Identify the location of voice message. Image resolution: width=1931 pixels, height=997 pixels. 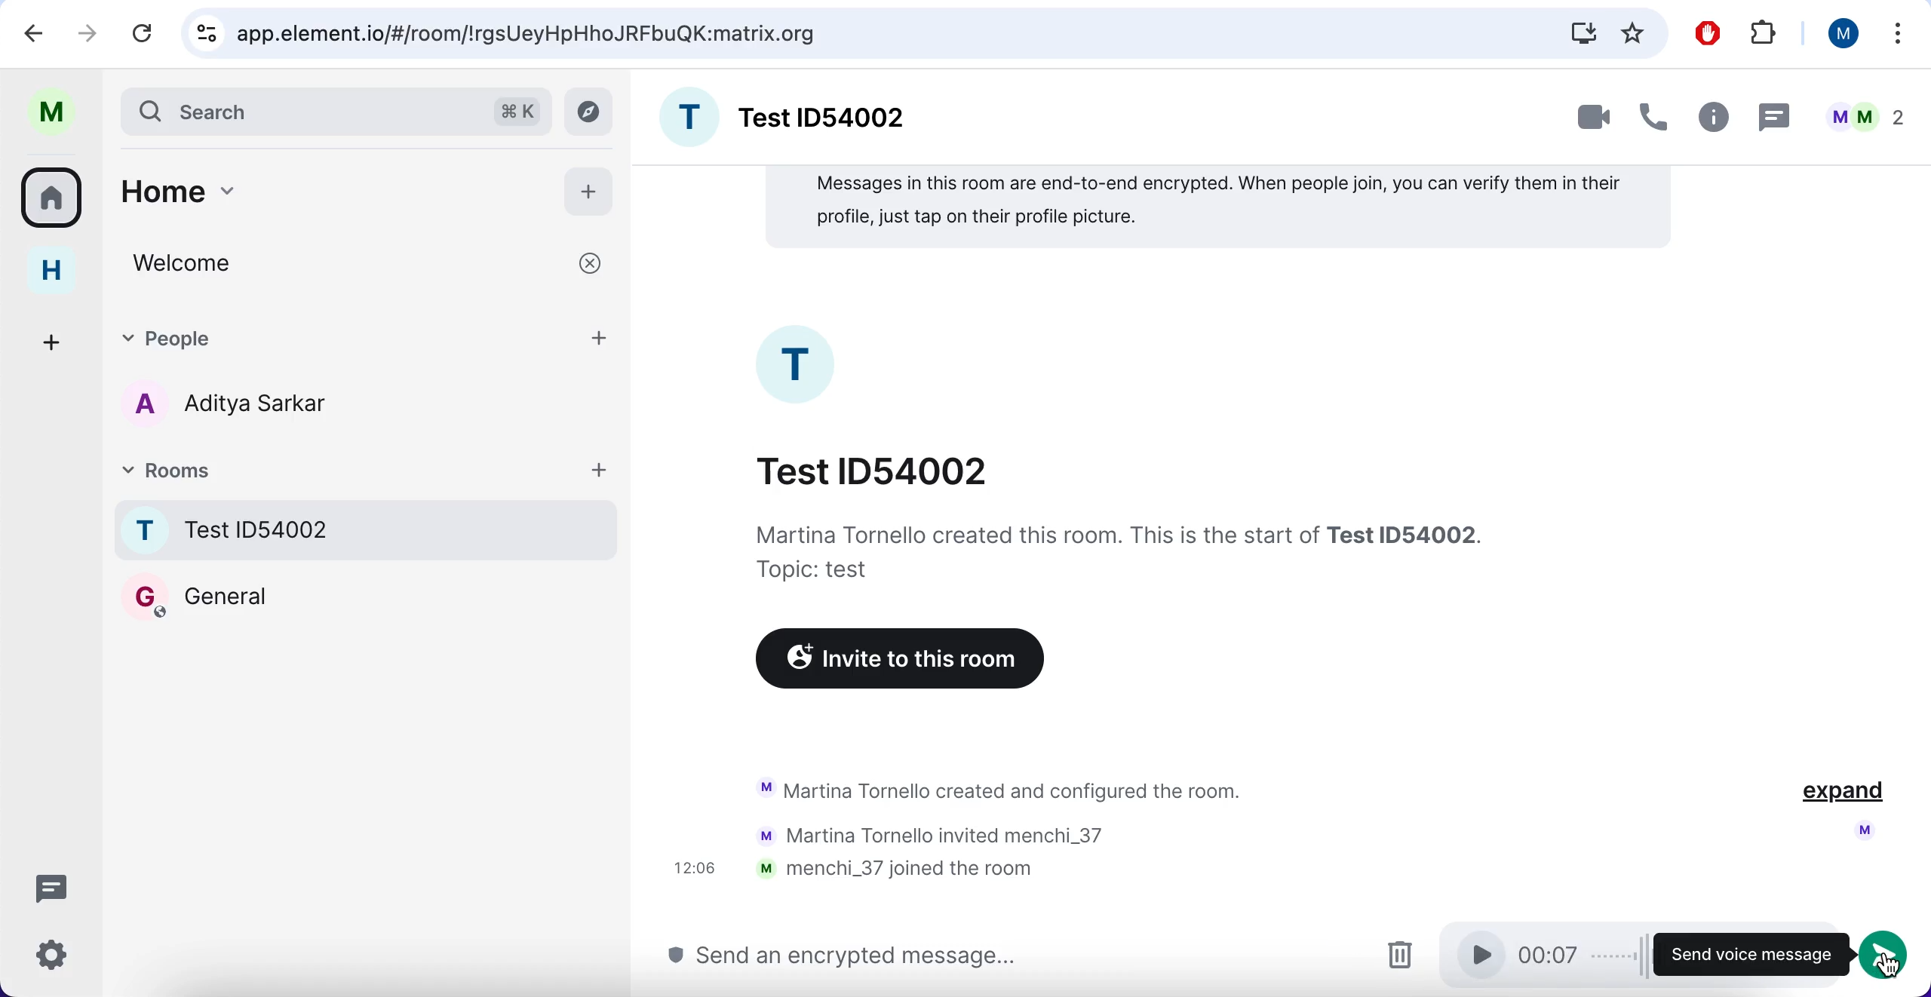
(1530, 956).